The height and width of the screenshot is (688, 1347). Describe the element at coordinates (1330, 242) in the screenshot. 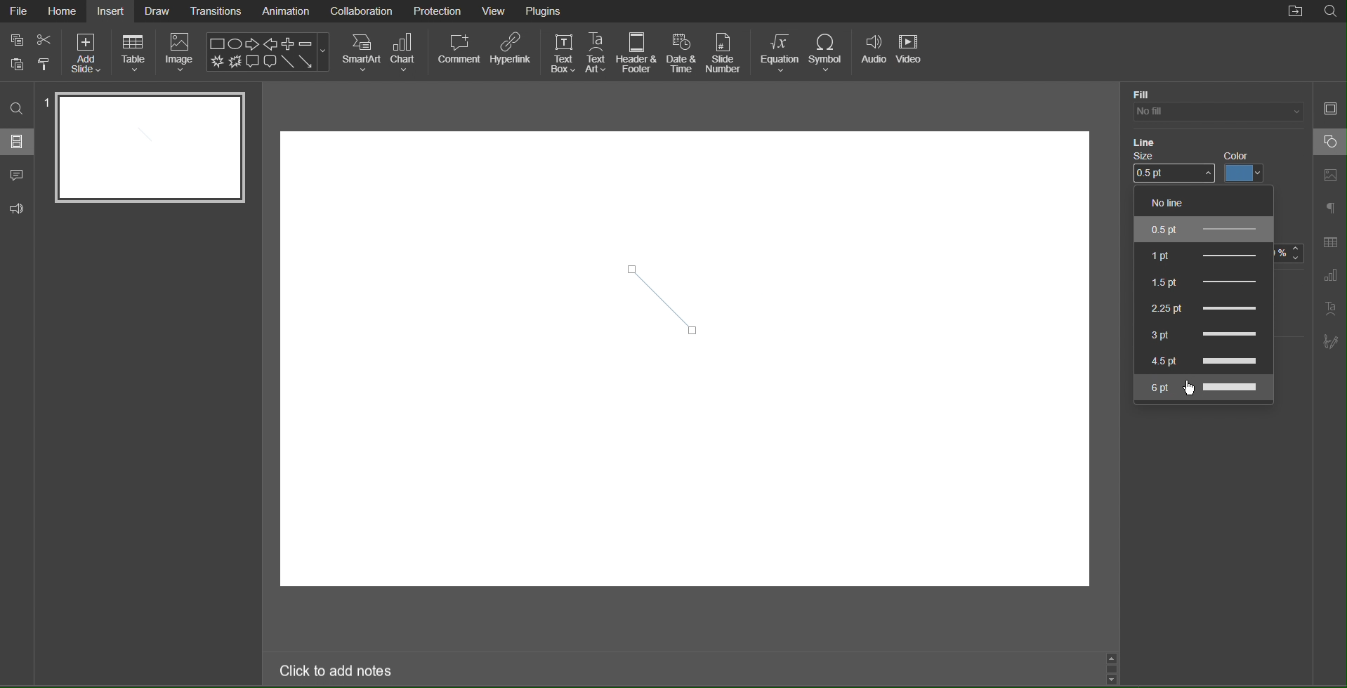

I see `Table Settings` at that location.